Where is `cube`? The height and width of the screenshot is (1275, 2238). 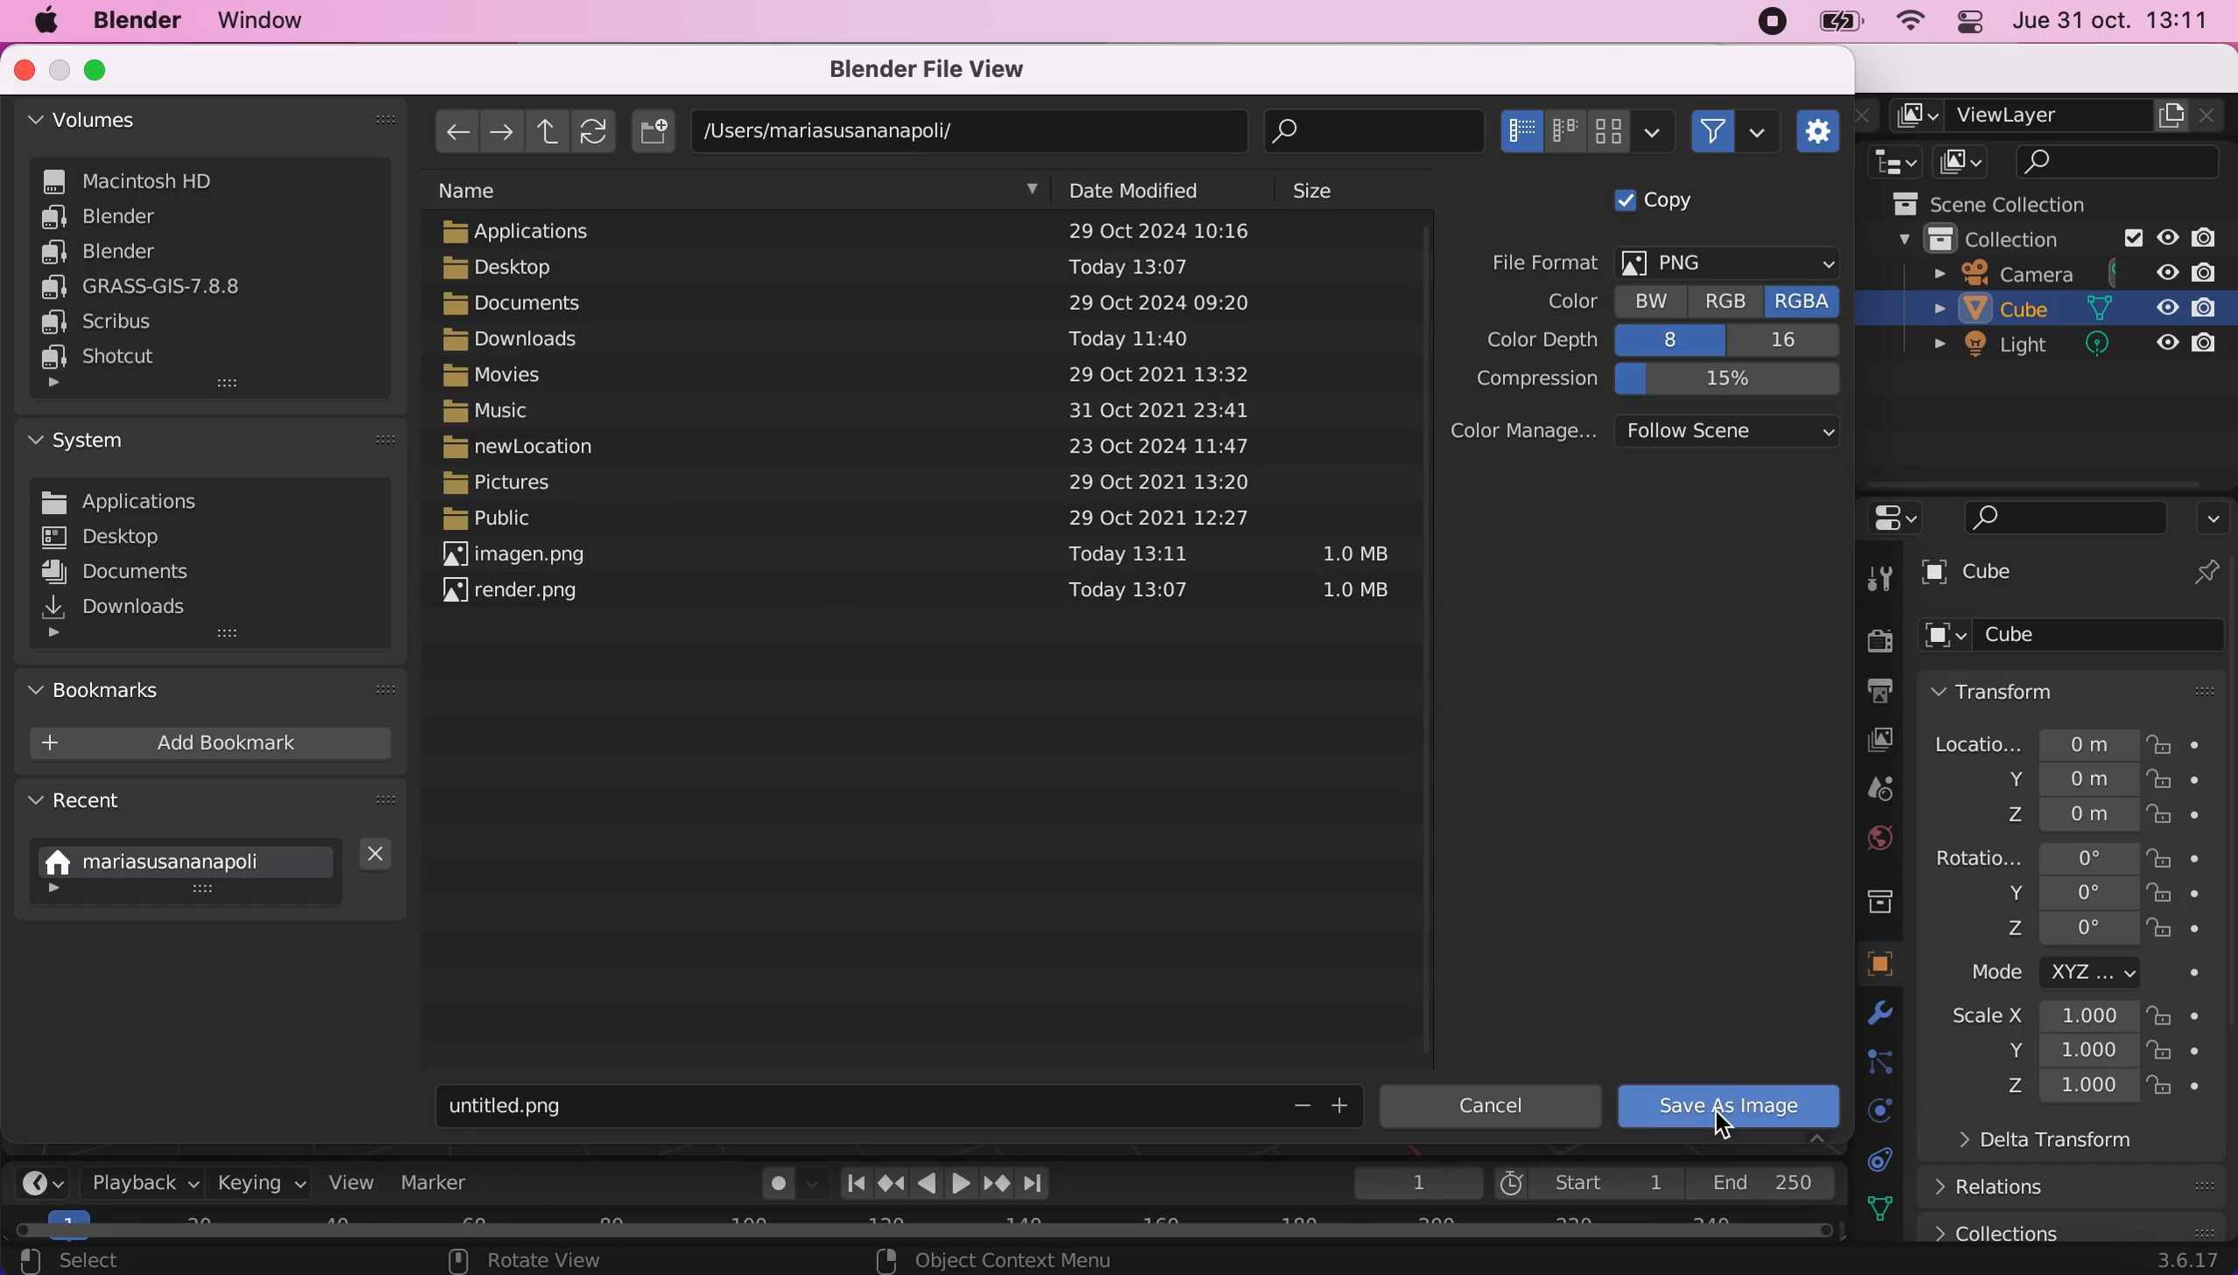 cube is located at coordinates (2076, 574).